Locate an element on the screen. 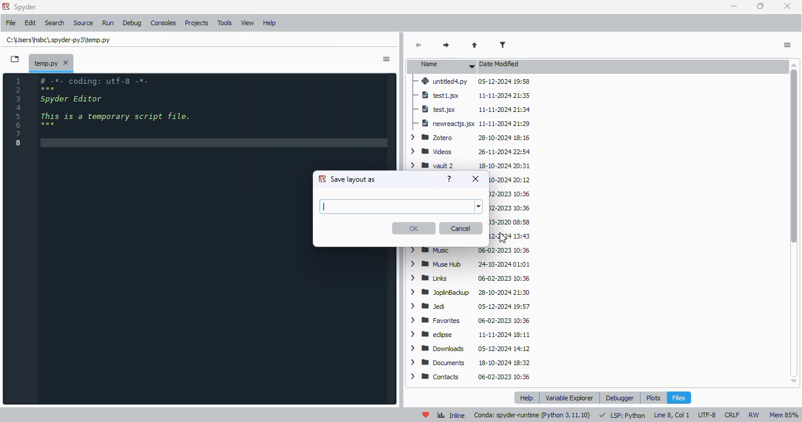  maximize is located at coordinates (760, 6).